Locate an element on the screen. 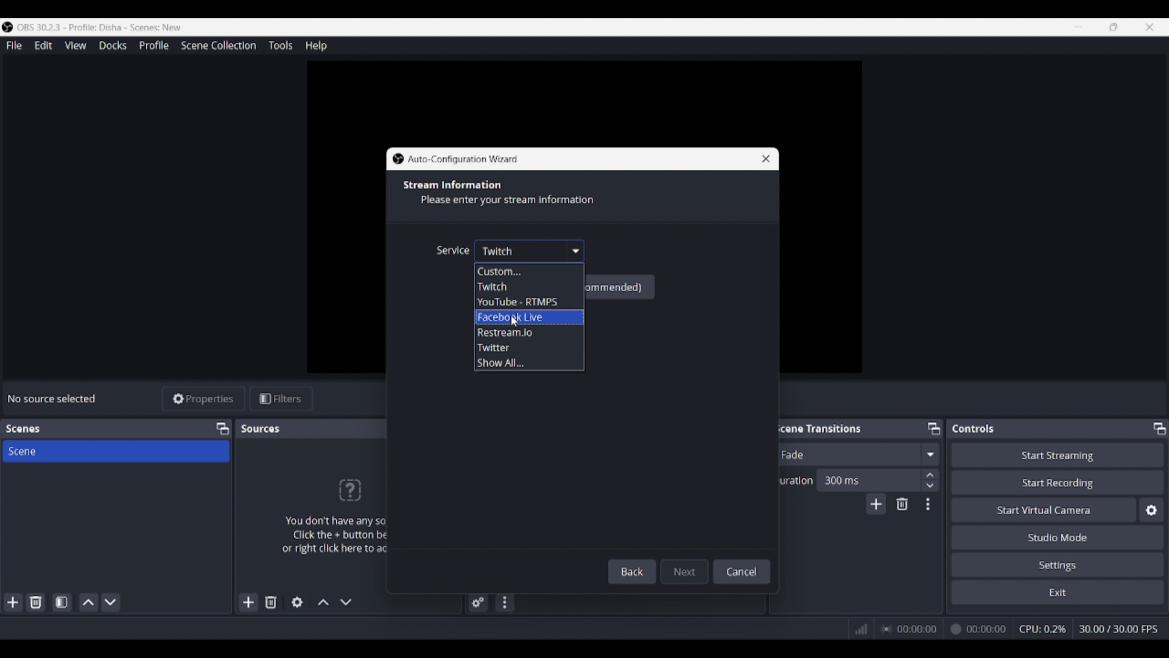 This screenshot has height=658, width=1169. Source status is located at coordinates (54, 398).